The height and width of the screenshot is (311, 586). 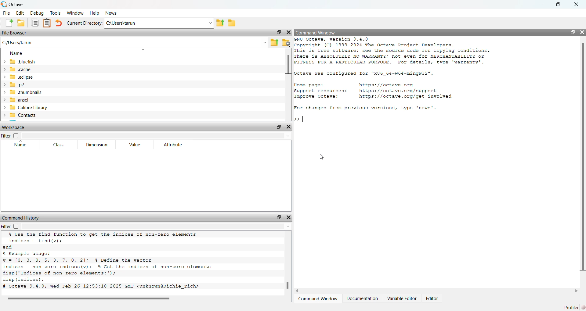 What do you see at coordinates (232, 24) in the screenshot?
I see `folder` at bounding box center [232, 24].